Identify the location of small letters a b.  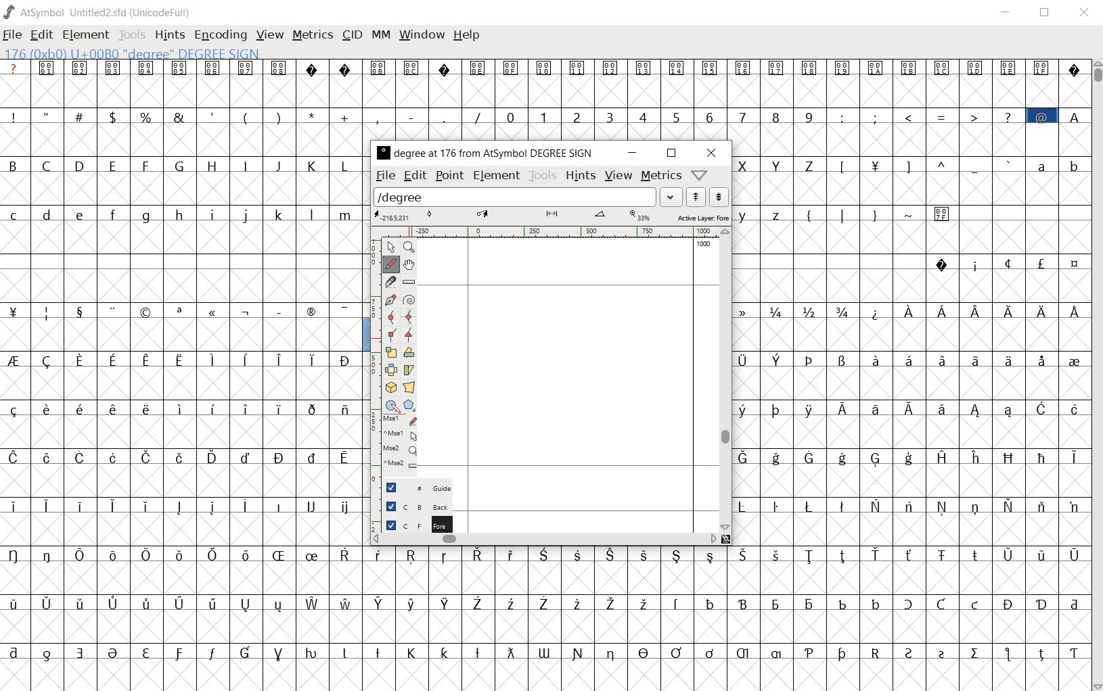
(1058, 165).